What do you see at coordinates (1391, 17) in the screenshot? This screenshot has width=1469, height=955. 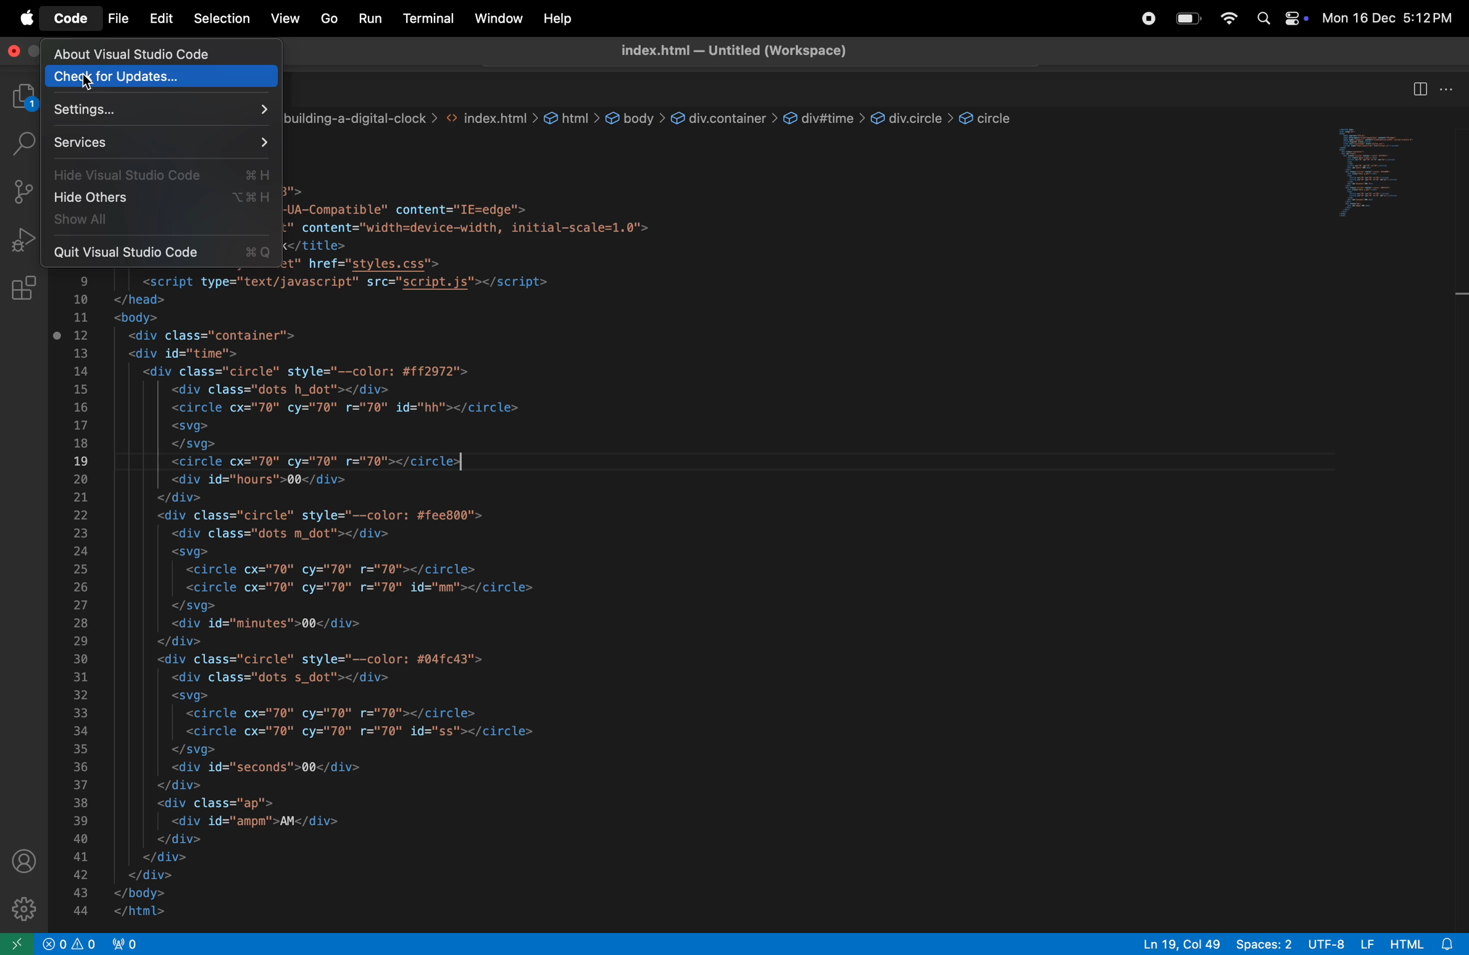 I see `Mon 16 Dec 5:12 PM` at bounding box center [1391, 17].